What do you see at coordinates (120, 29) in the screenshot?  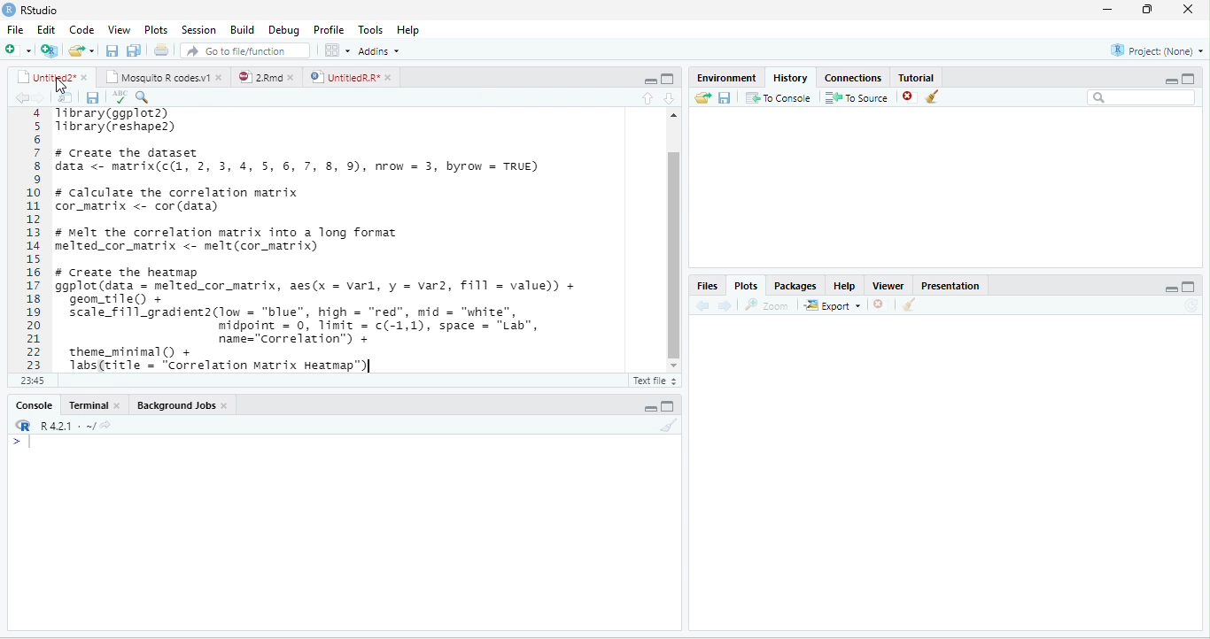 I see `view` at bounding box center [120, 29].